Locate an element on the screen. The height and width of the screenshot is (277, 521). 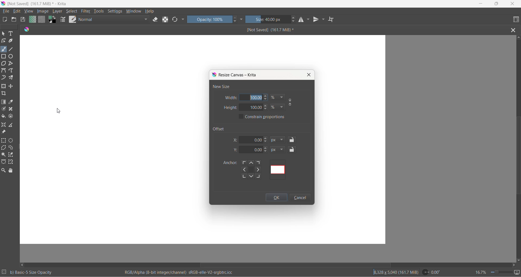
brush presets is located at coordinates (72, 19).